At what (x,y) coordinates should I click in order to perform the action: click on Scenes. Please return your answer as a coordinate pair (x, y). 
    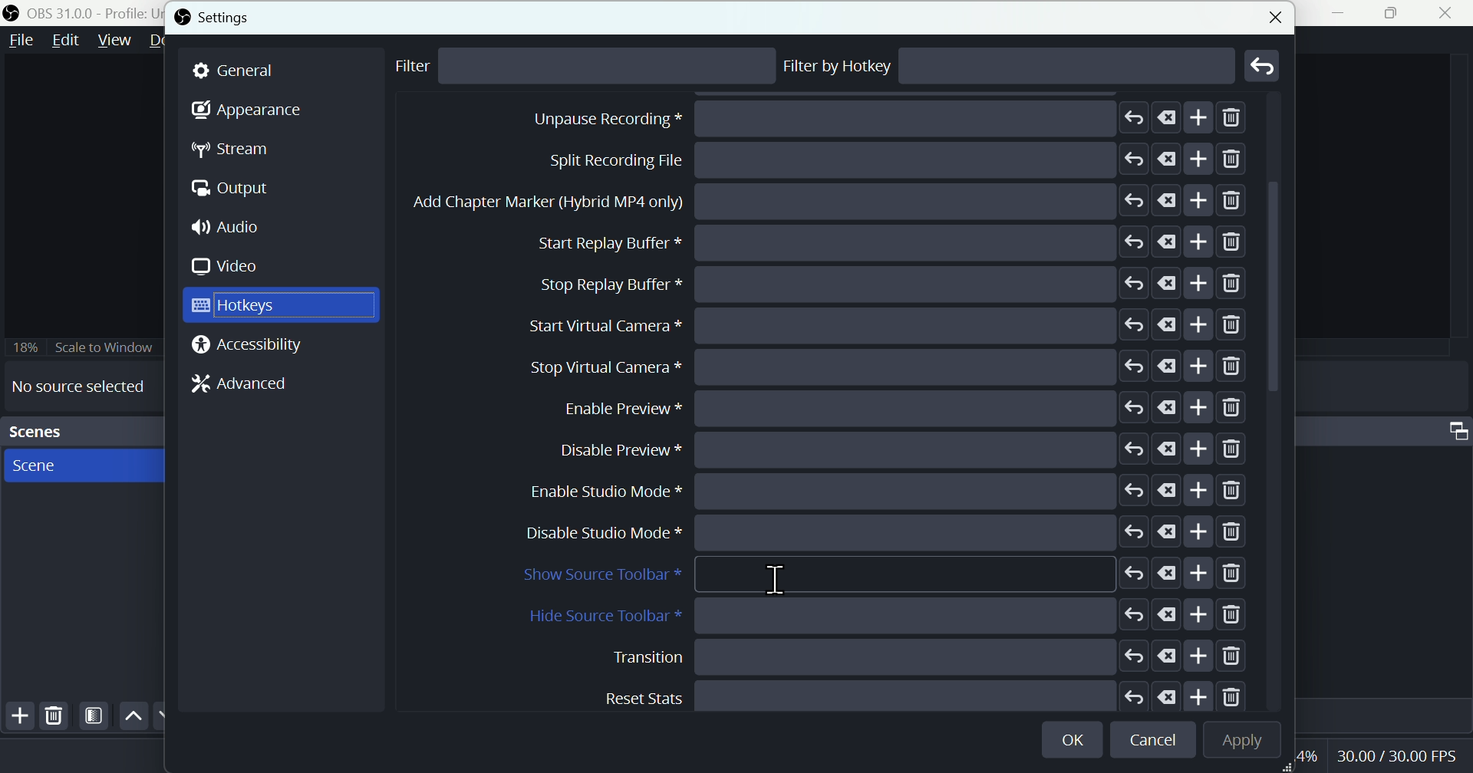
    Looking at the image, I should click on (80, 432).